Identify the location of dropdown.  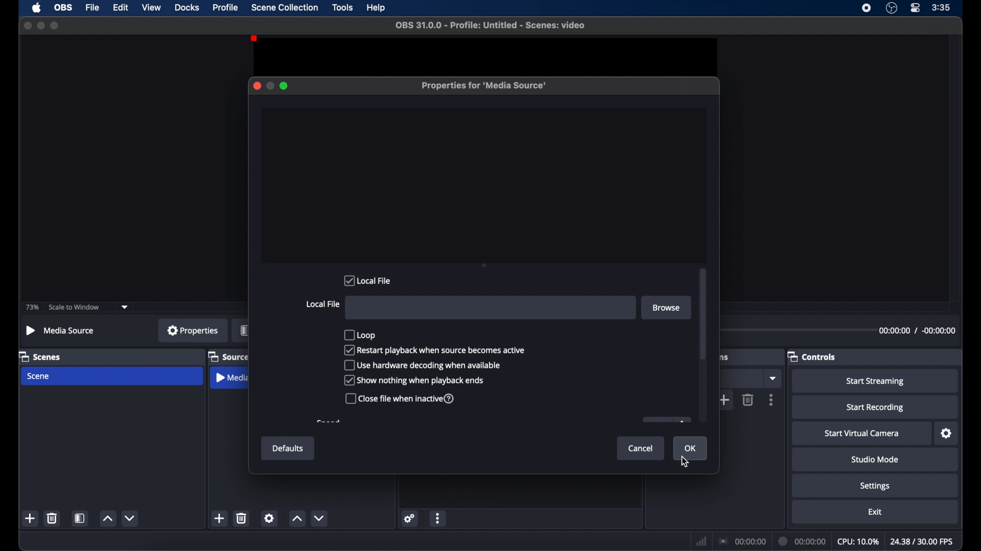
(125, 307).